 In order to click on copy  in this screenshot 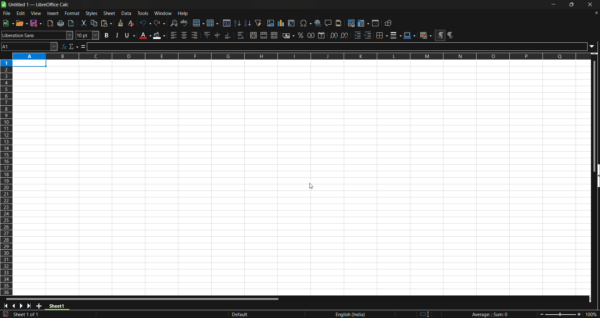, I will do `click(95, 23)`.